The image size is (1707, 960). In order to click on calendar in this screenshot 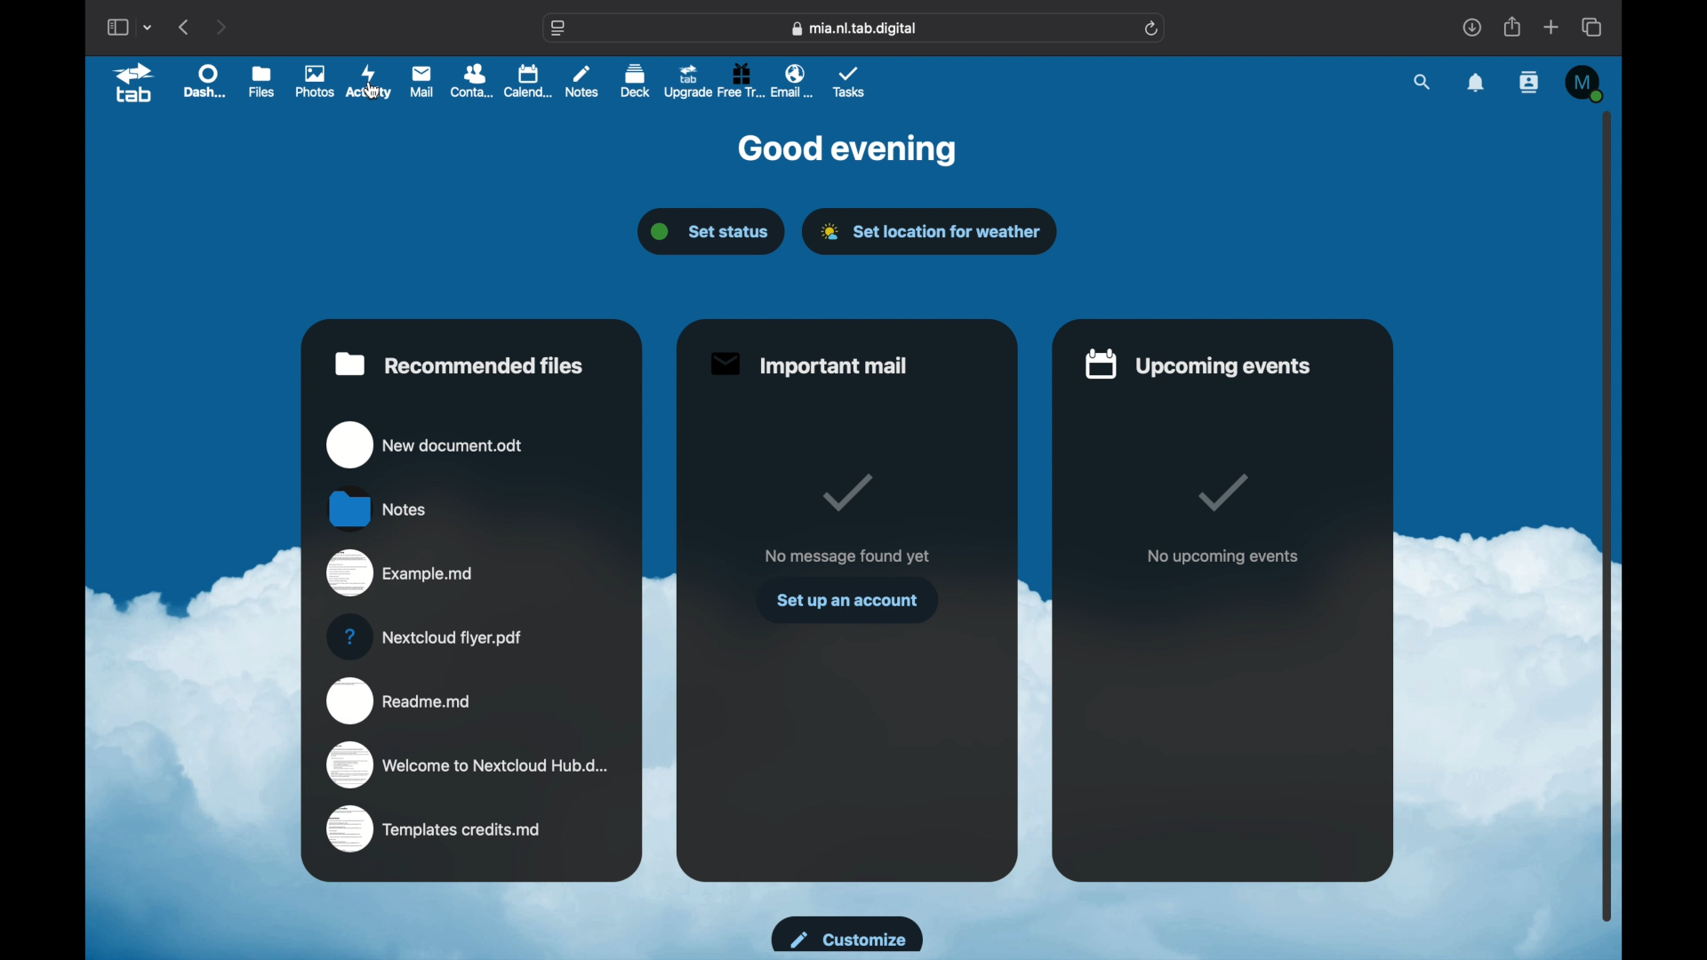, I will do `click(529, 81)`.